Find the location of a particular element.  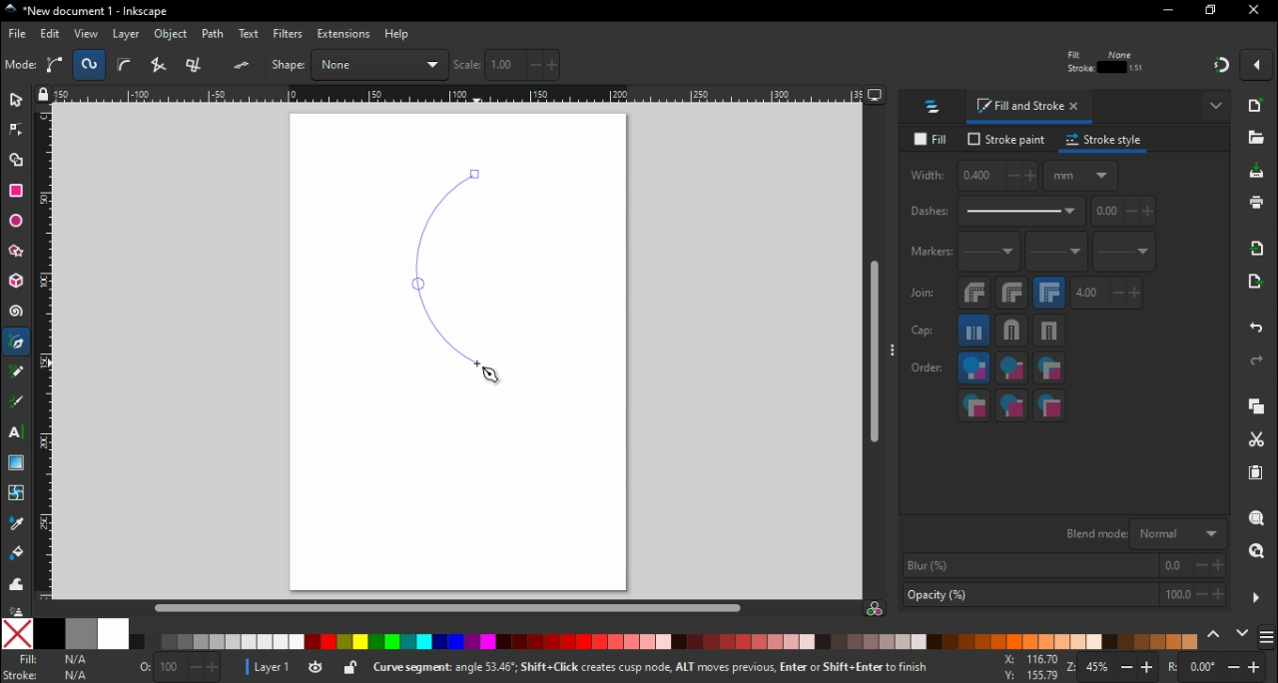

fill is located at coordinates (931, 139).